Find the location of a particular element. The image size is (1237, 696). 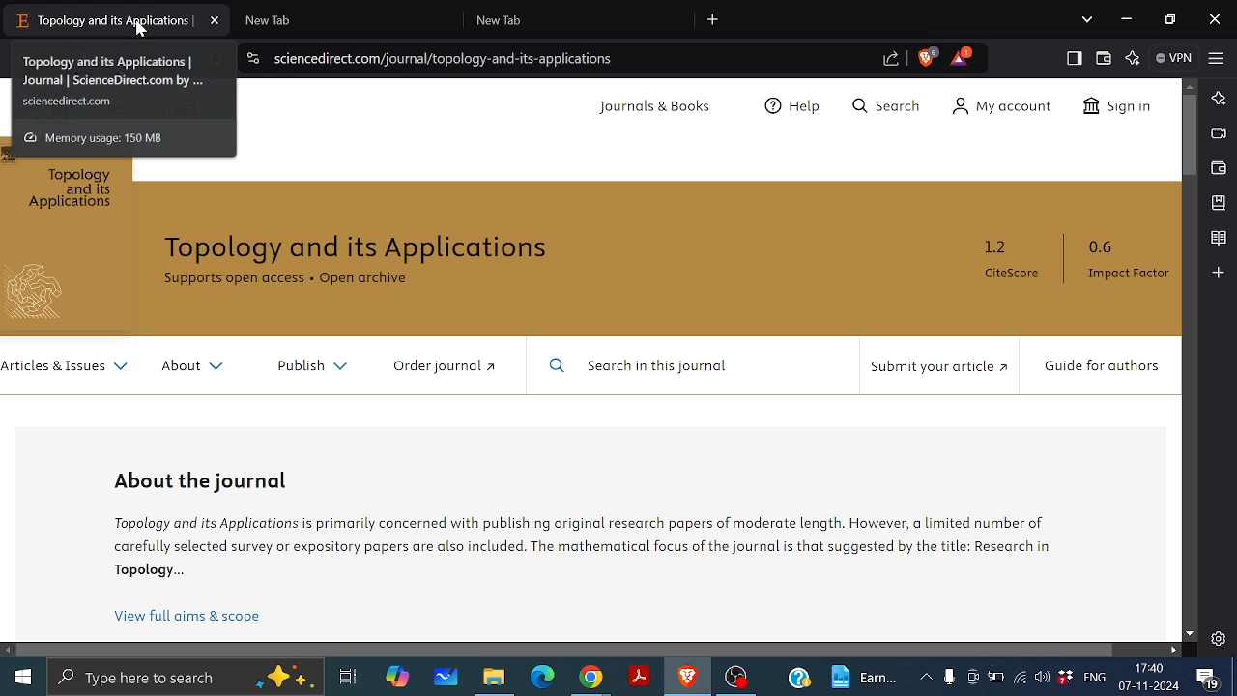

Start is located at coordinates (23, 676).